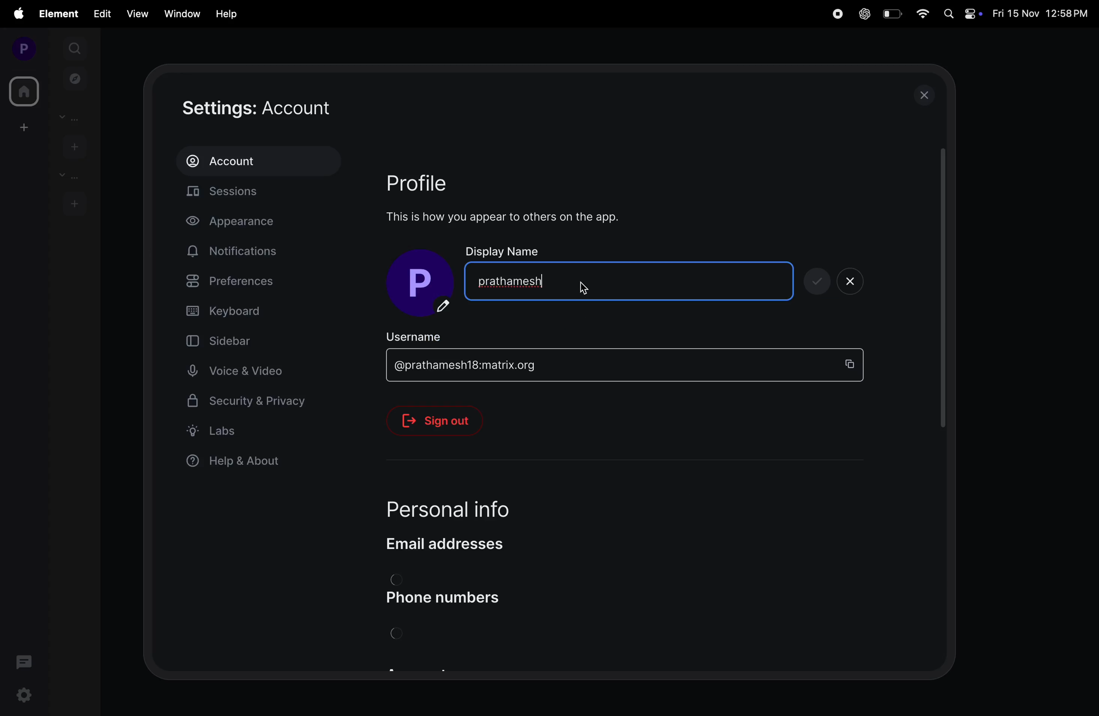 The height and width of the screenshot is (716, 1099). Describe the element at coordinates (254, 311) in the screenshot. I see `keyboard` at that location.